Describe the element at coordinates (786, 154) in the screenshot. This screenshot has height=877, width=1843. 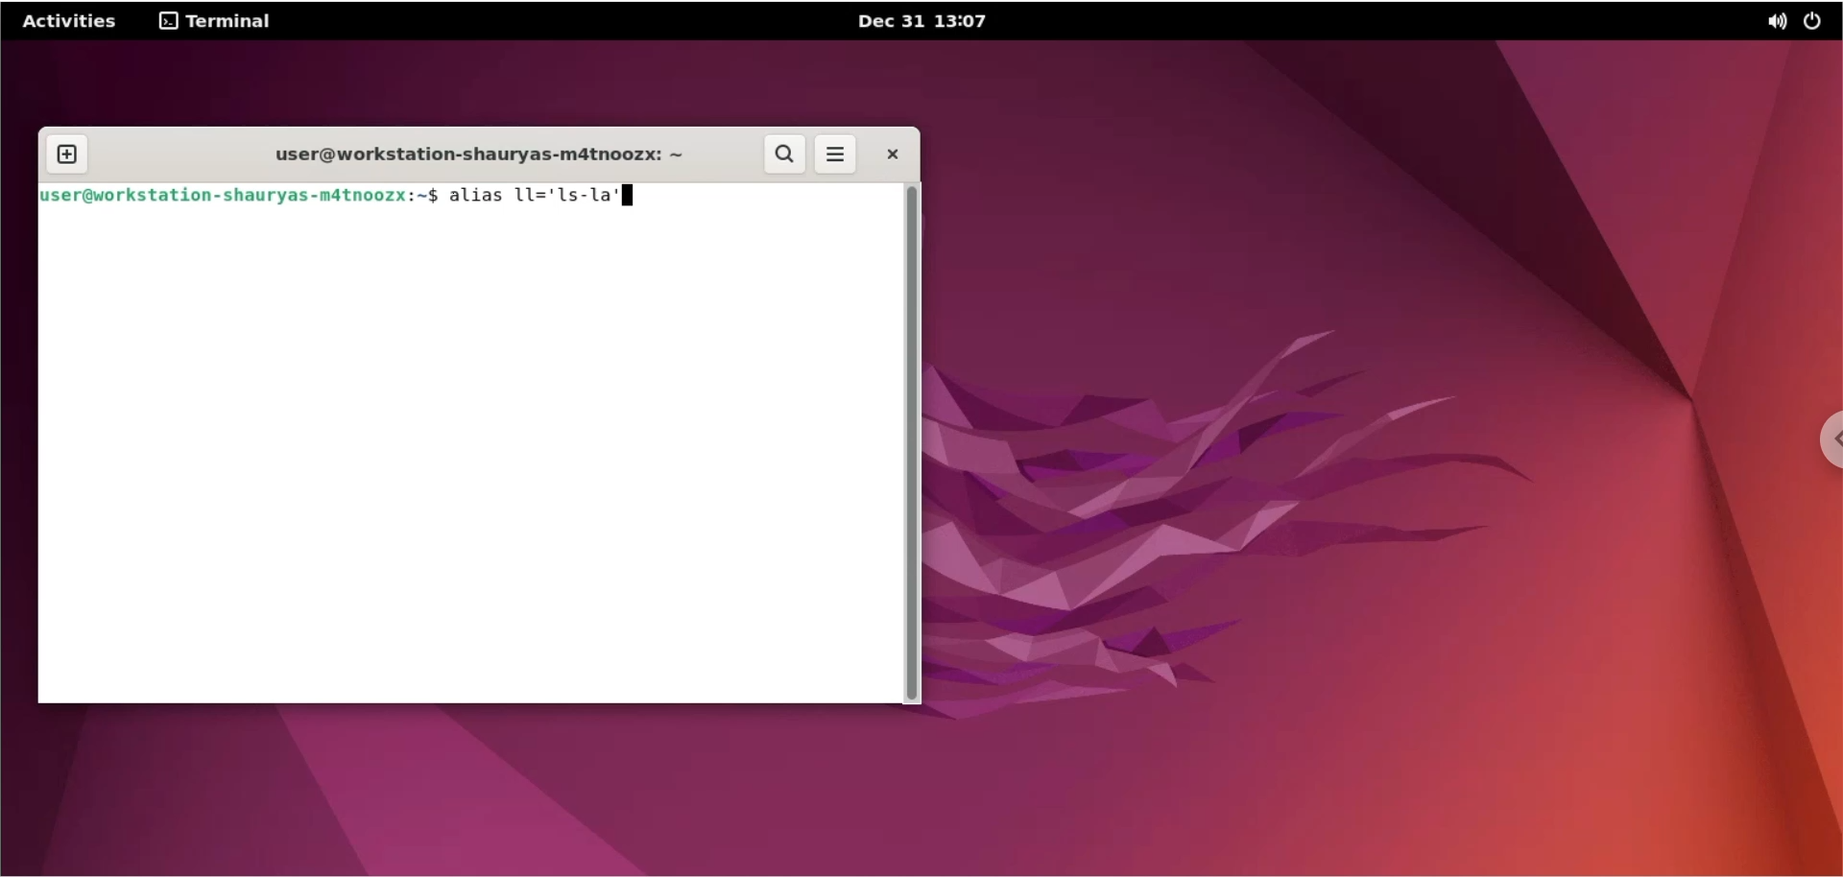
I see `search` at that location.